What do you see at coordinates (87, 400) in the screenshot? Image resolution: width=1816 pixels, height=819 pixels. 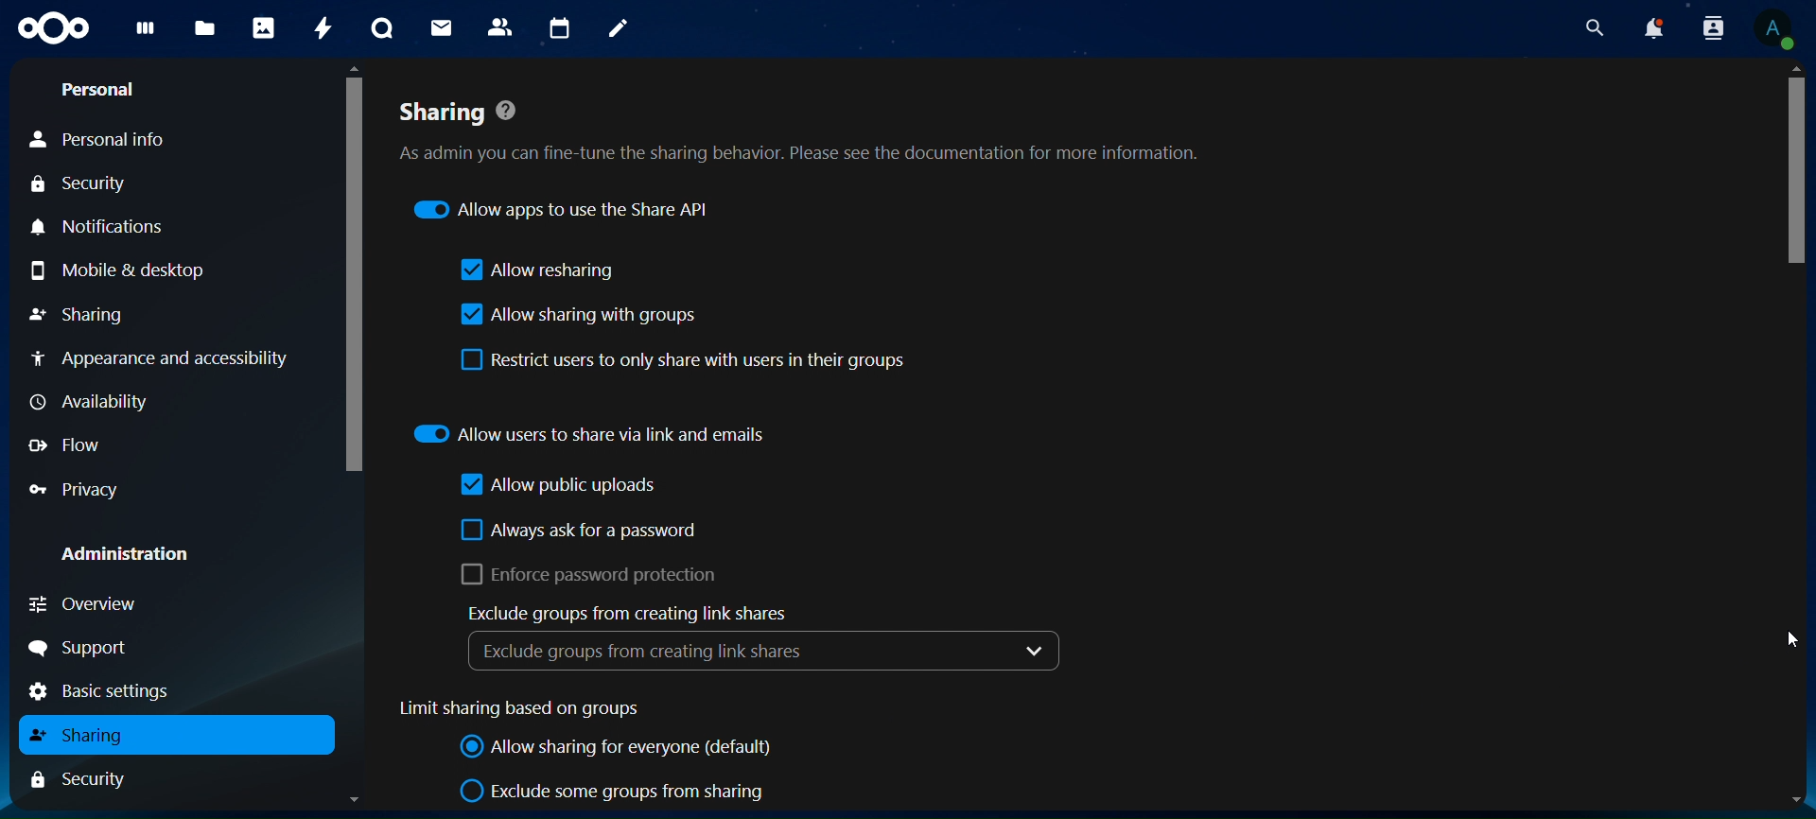 I see `availability` at bounding box center [87, 400].